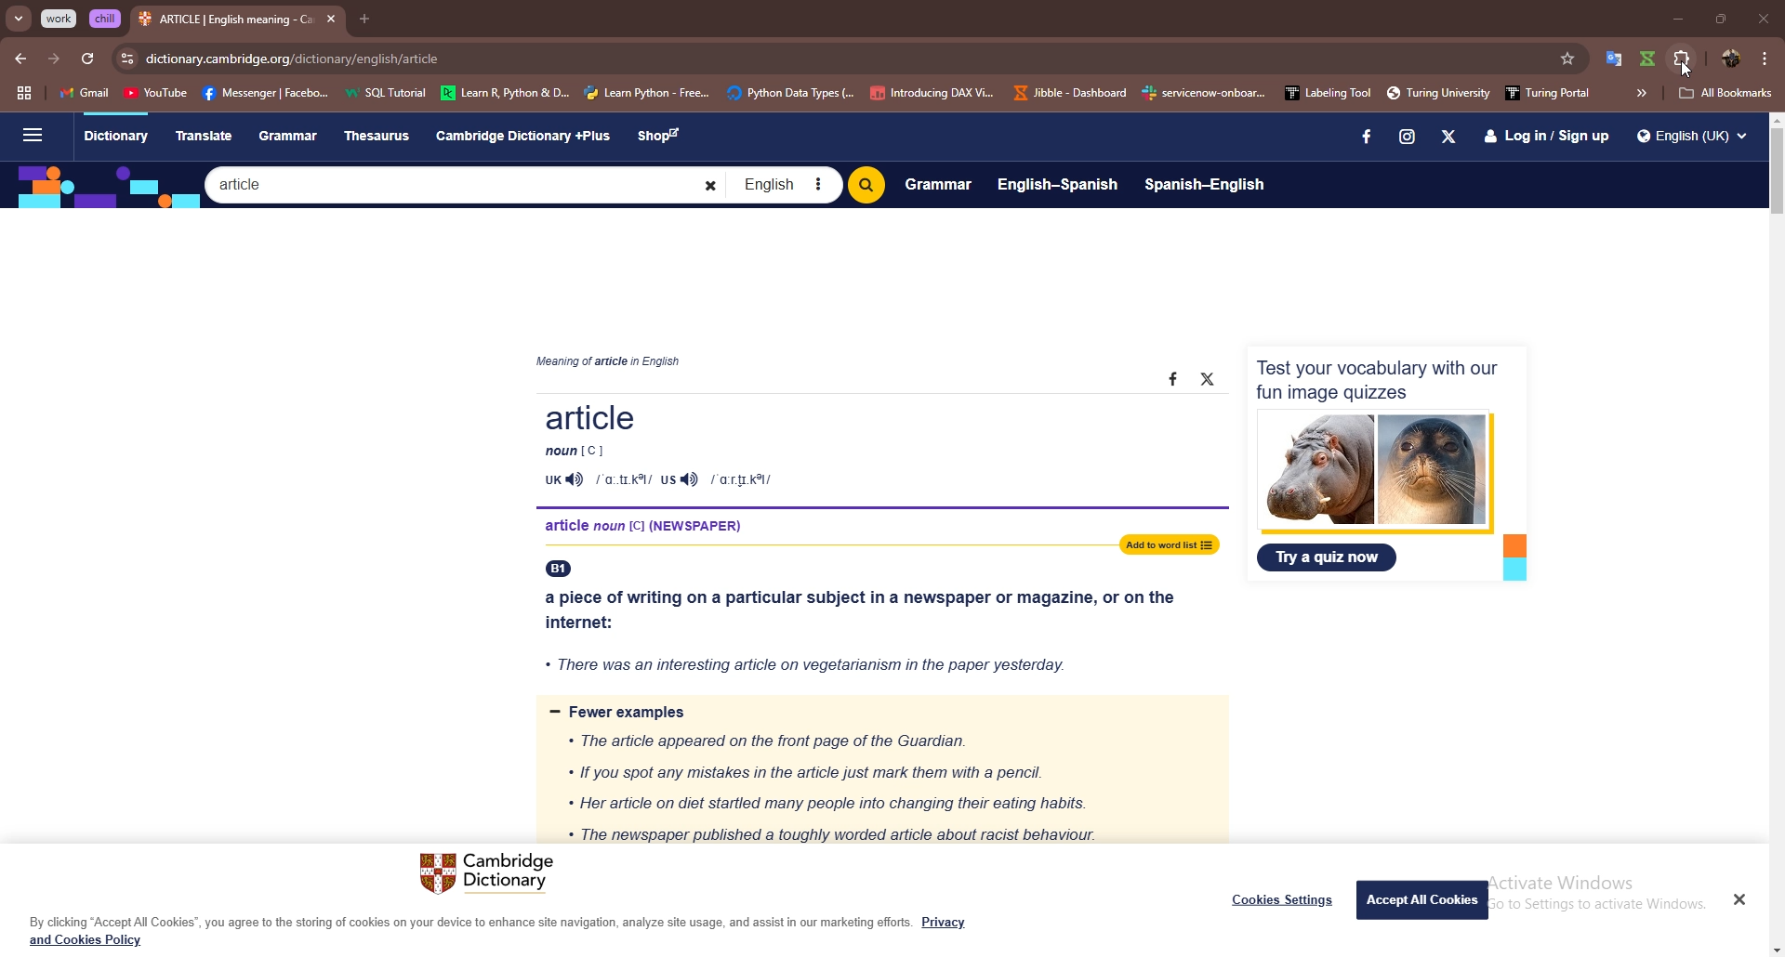  Describe the element at coordinates (1694, 135) in the screenshot. I see `Q English (UK) v` at that location.